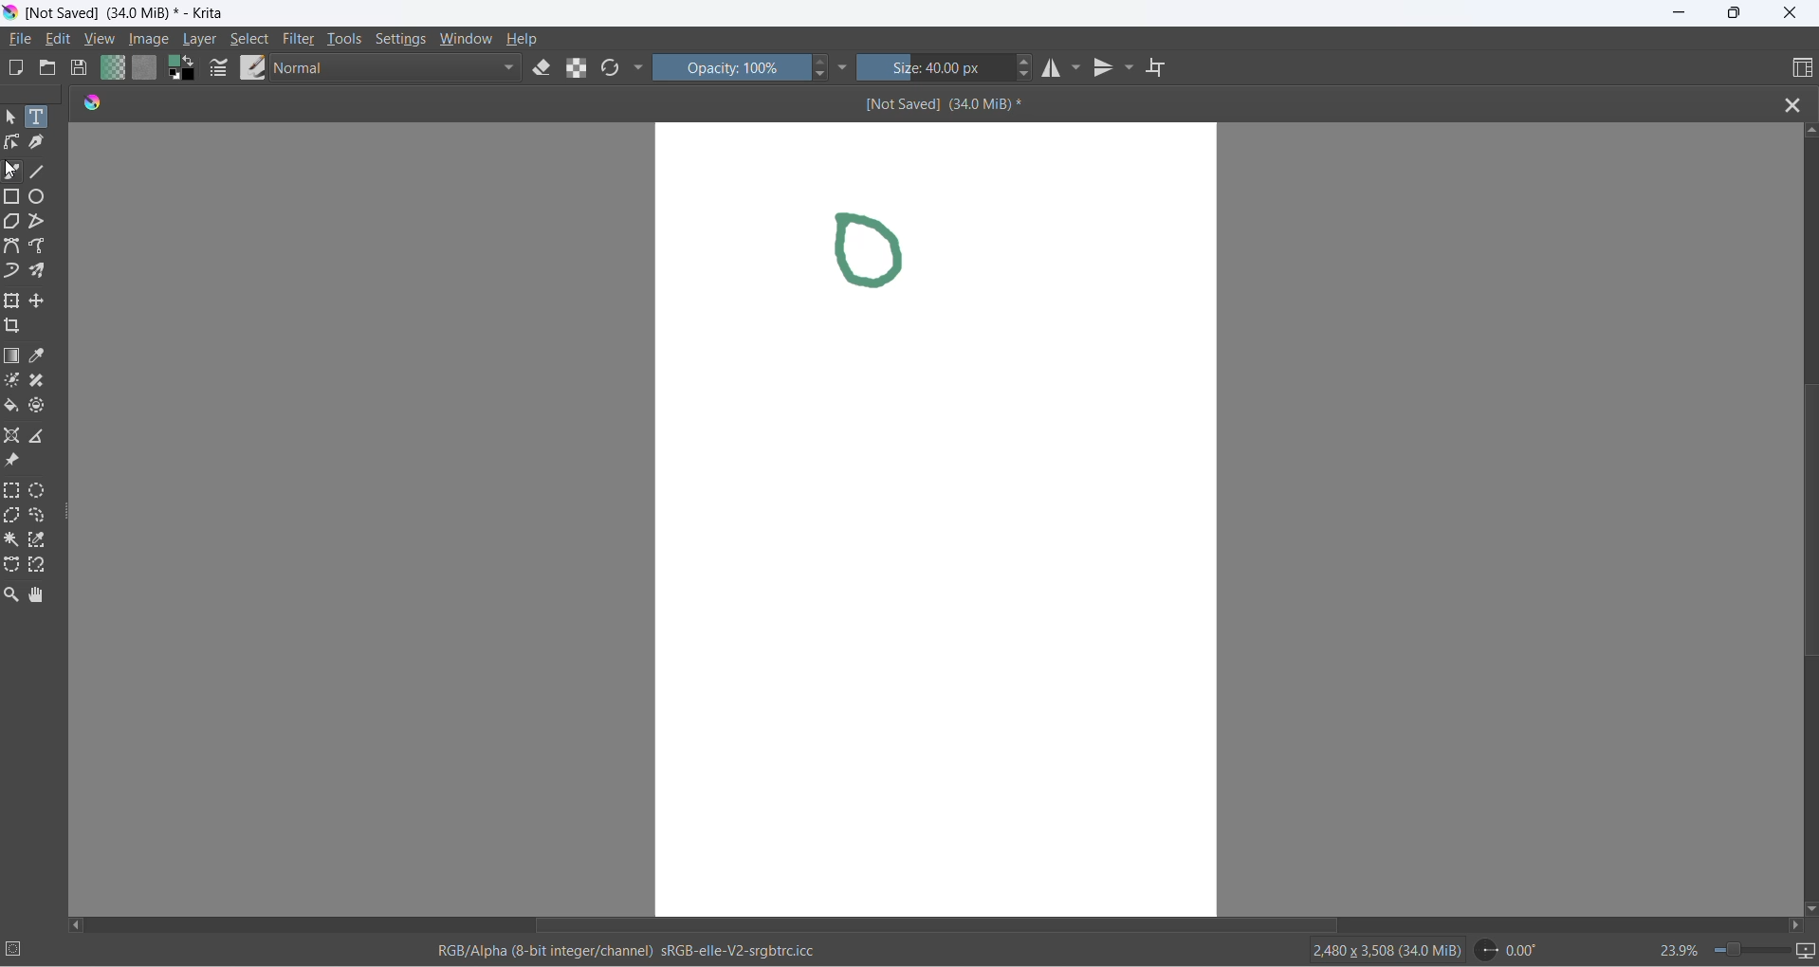  I want to click on freehand selection tool, so click(43, 516).